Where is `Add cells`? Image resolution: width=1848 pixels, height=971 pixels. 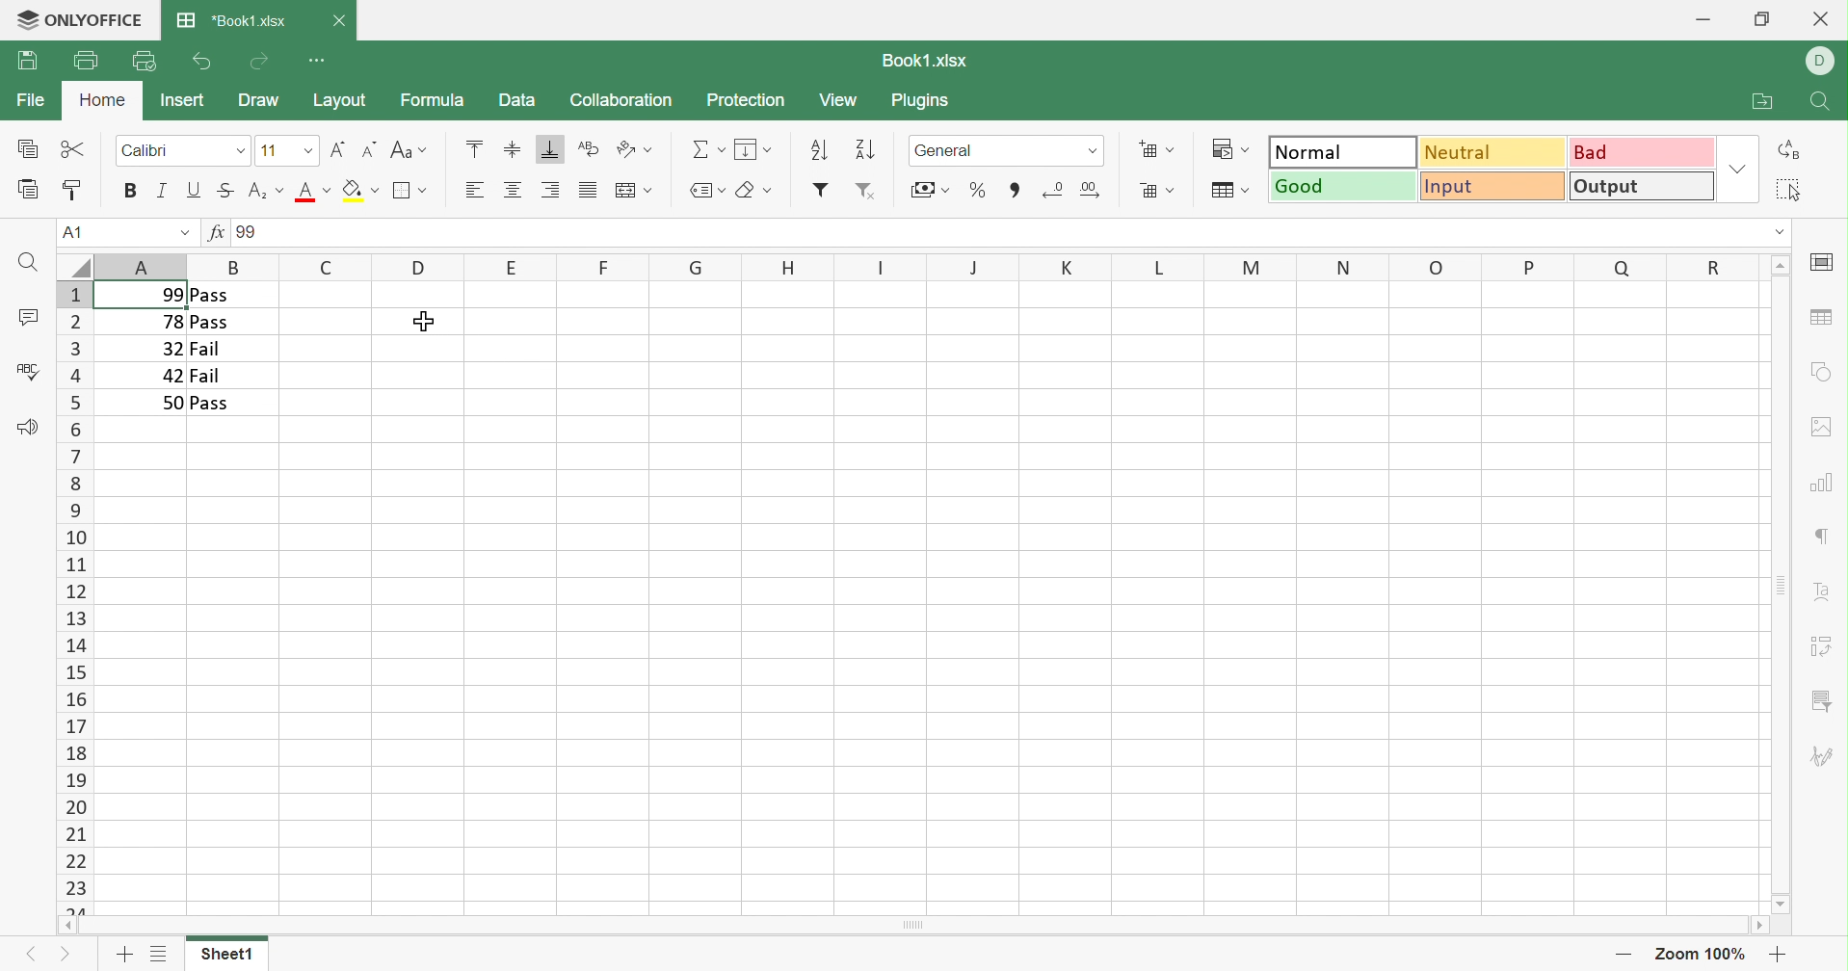
Add cells is located at coordinates (1157, 150).